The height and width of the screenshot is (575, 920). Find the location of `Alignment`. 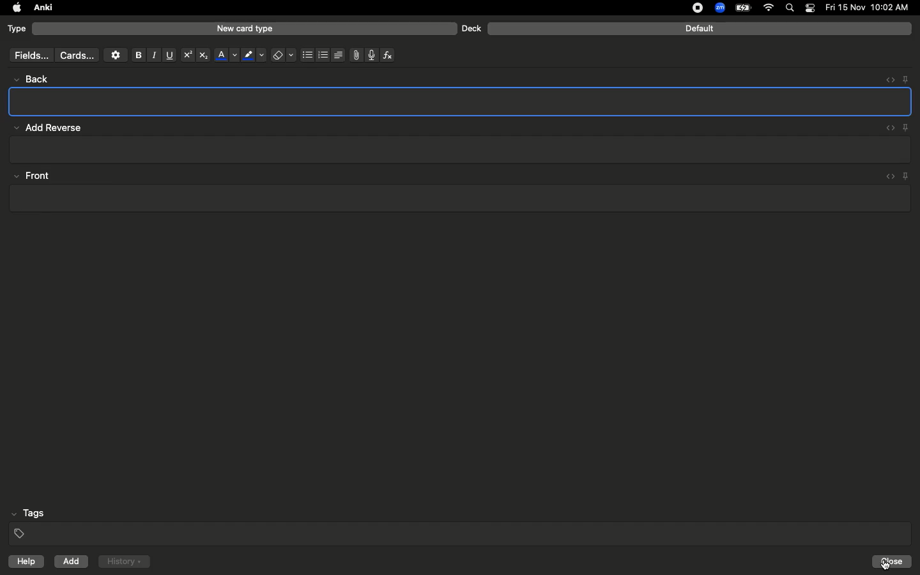

Alignment is located at coordinates (337, 54).